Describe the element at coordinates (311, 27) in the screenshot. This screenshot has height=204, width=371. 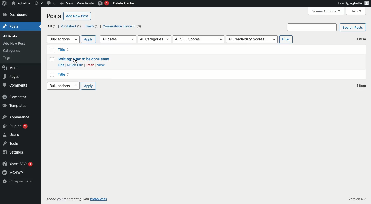
I see `search posts ` at that location.